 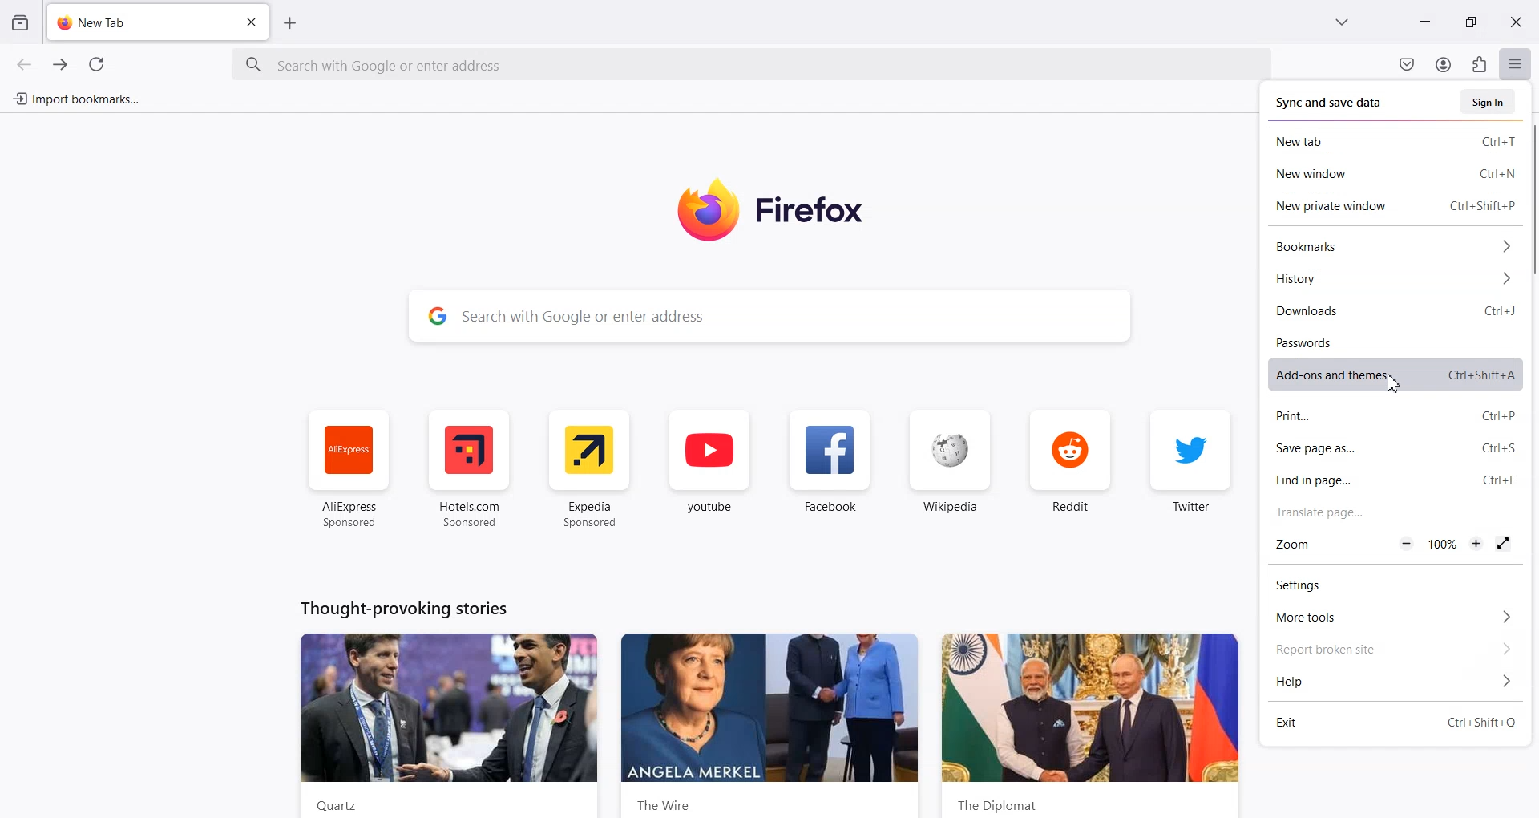 I want to click on Minimize, so click(x=1425, y=22).